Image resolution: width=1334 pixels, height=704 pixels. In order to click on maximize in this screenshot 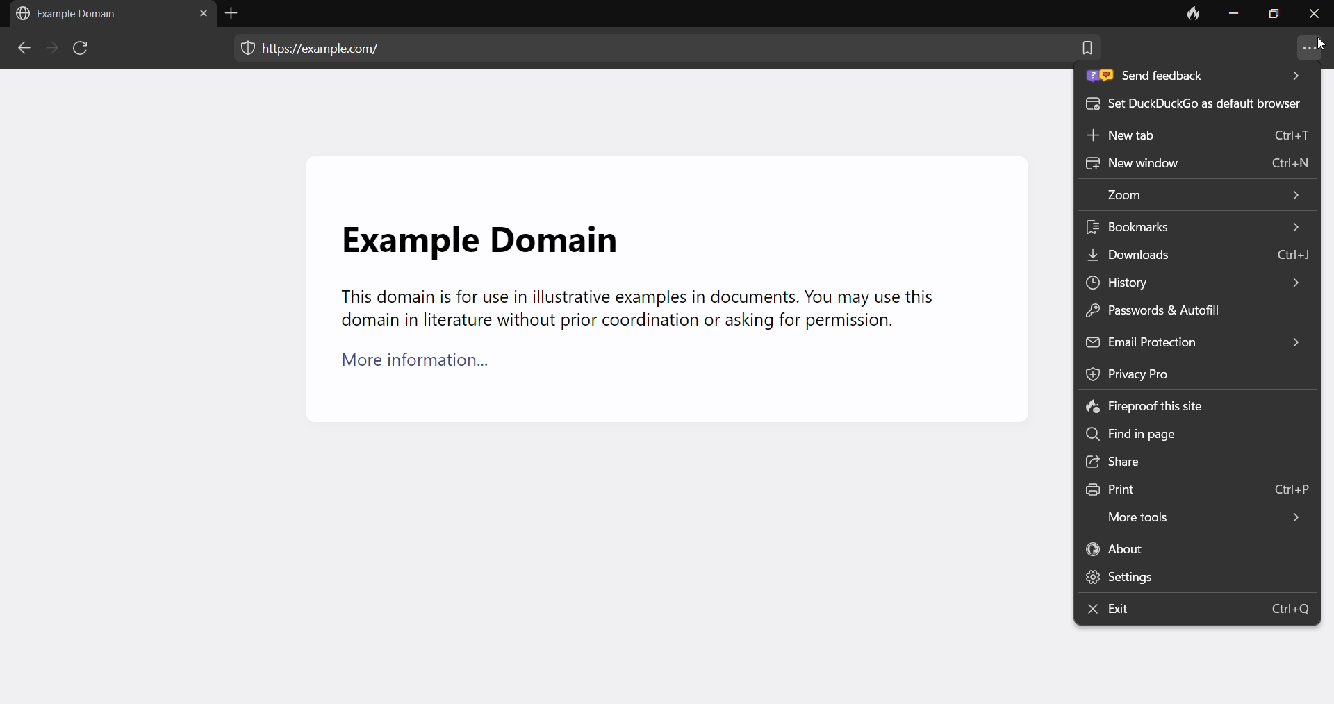, I will do `click(1272, 17)`.